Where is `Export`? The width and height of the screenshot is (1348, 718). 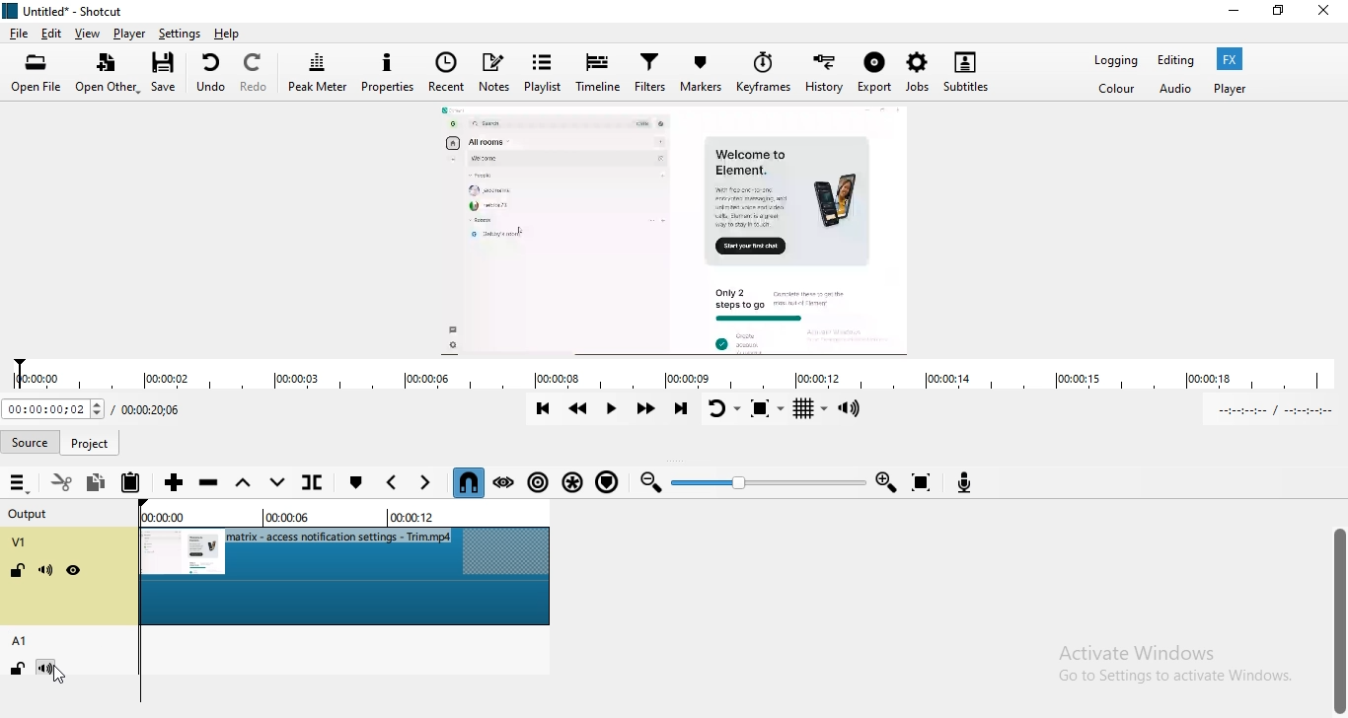
Export is located at coordinates (873, 74).